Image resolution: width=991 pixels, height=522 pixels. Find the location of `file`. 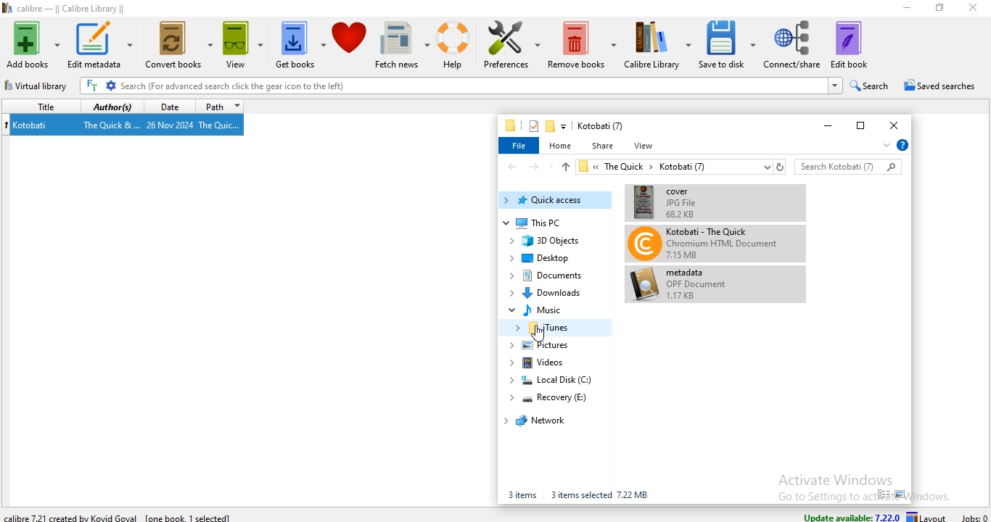

file is located at coordinates (519, 146).